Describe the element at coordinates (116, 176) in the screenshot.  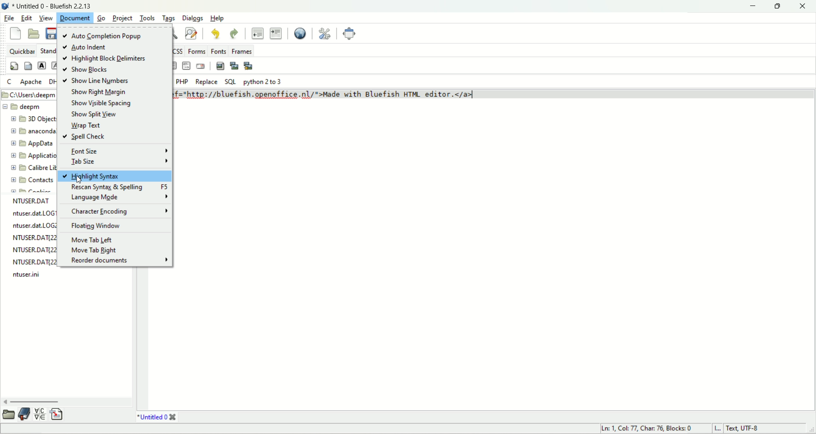
I see `highlight syntax` at that location.